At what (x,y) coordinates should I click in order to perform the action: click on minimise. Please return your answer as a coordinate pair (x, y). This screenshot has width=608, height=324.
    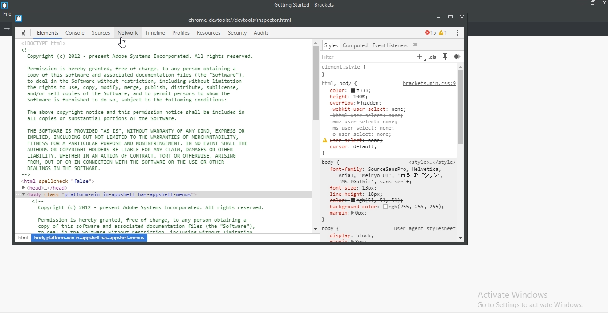
    Looking at the image, I should click on (578, 5).